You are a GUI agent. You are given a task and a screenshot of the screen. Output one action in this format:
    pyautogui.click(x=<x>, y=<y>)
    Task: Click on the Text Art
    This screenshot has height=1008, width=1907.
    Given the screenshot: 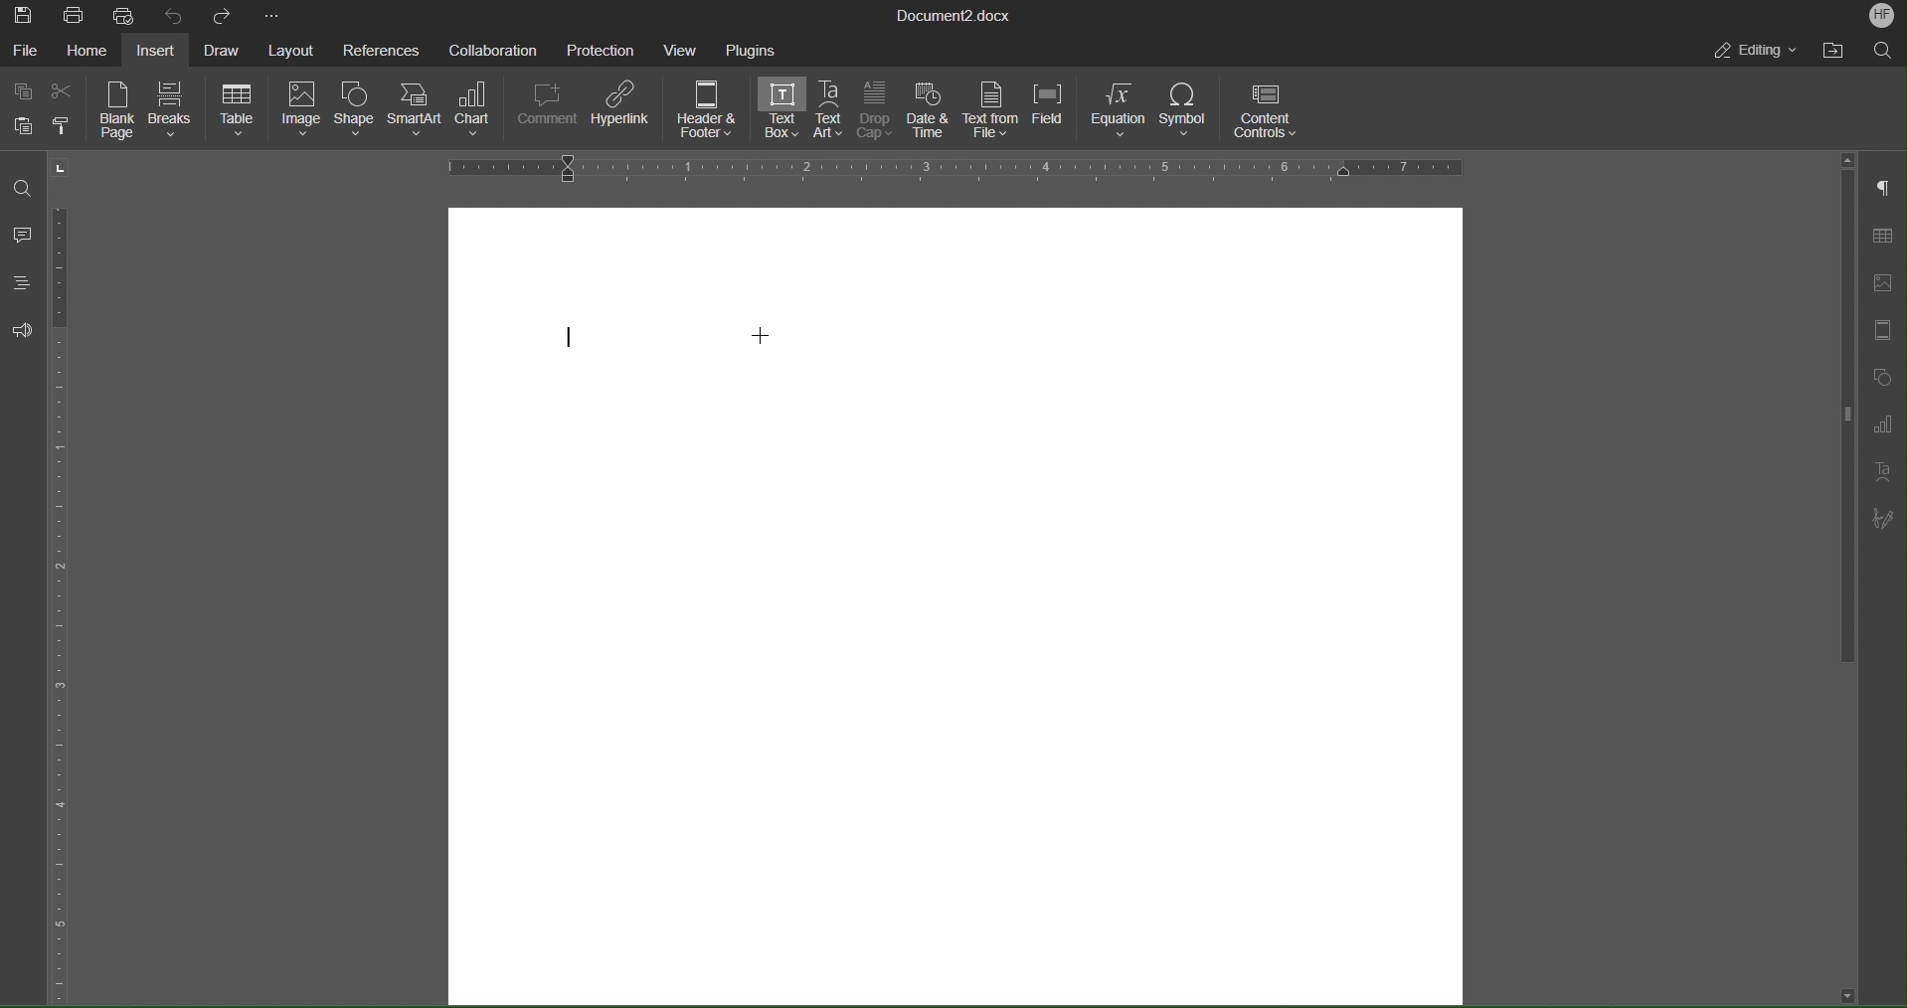 What is the action you would take?
    pyautogui.click(x=831, y=110)
    